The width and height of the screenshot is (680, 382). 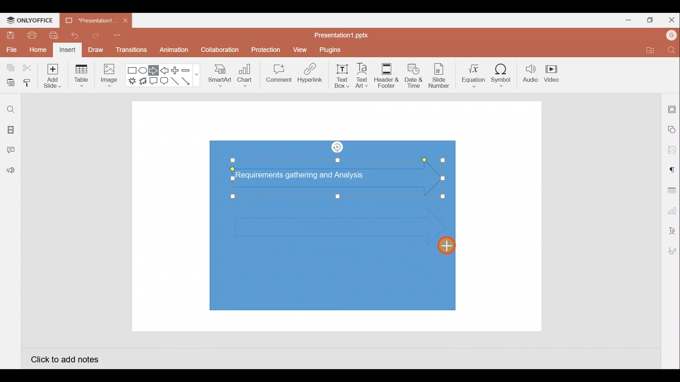 I want to click on Slide number, so click(x=438, y=76).